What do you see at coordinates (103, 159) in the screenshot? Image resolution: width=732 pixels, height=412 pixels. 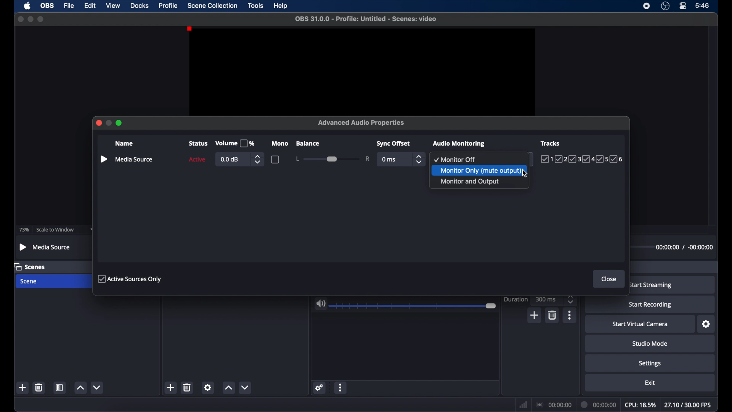 I see `sidebar` at bounding box center [103, 159].